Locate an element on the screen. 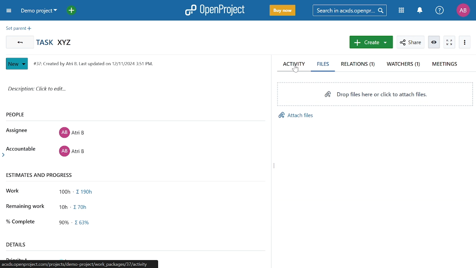 The width and height of the screenshot is (476, 268). Unwatch workpackage is located at coordinates (434, 42).